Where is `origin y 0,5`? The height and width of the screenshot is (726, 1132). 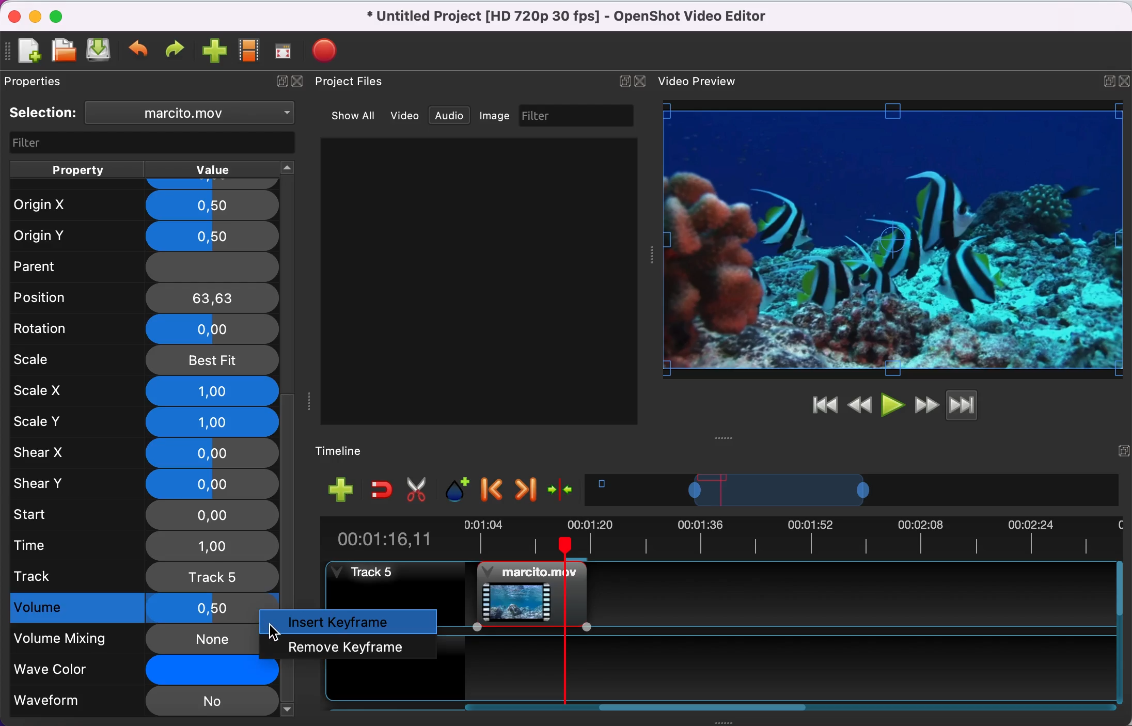
origin y 0,5 is located at coordinates (145, 233).